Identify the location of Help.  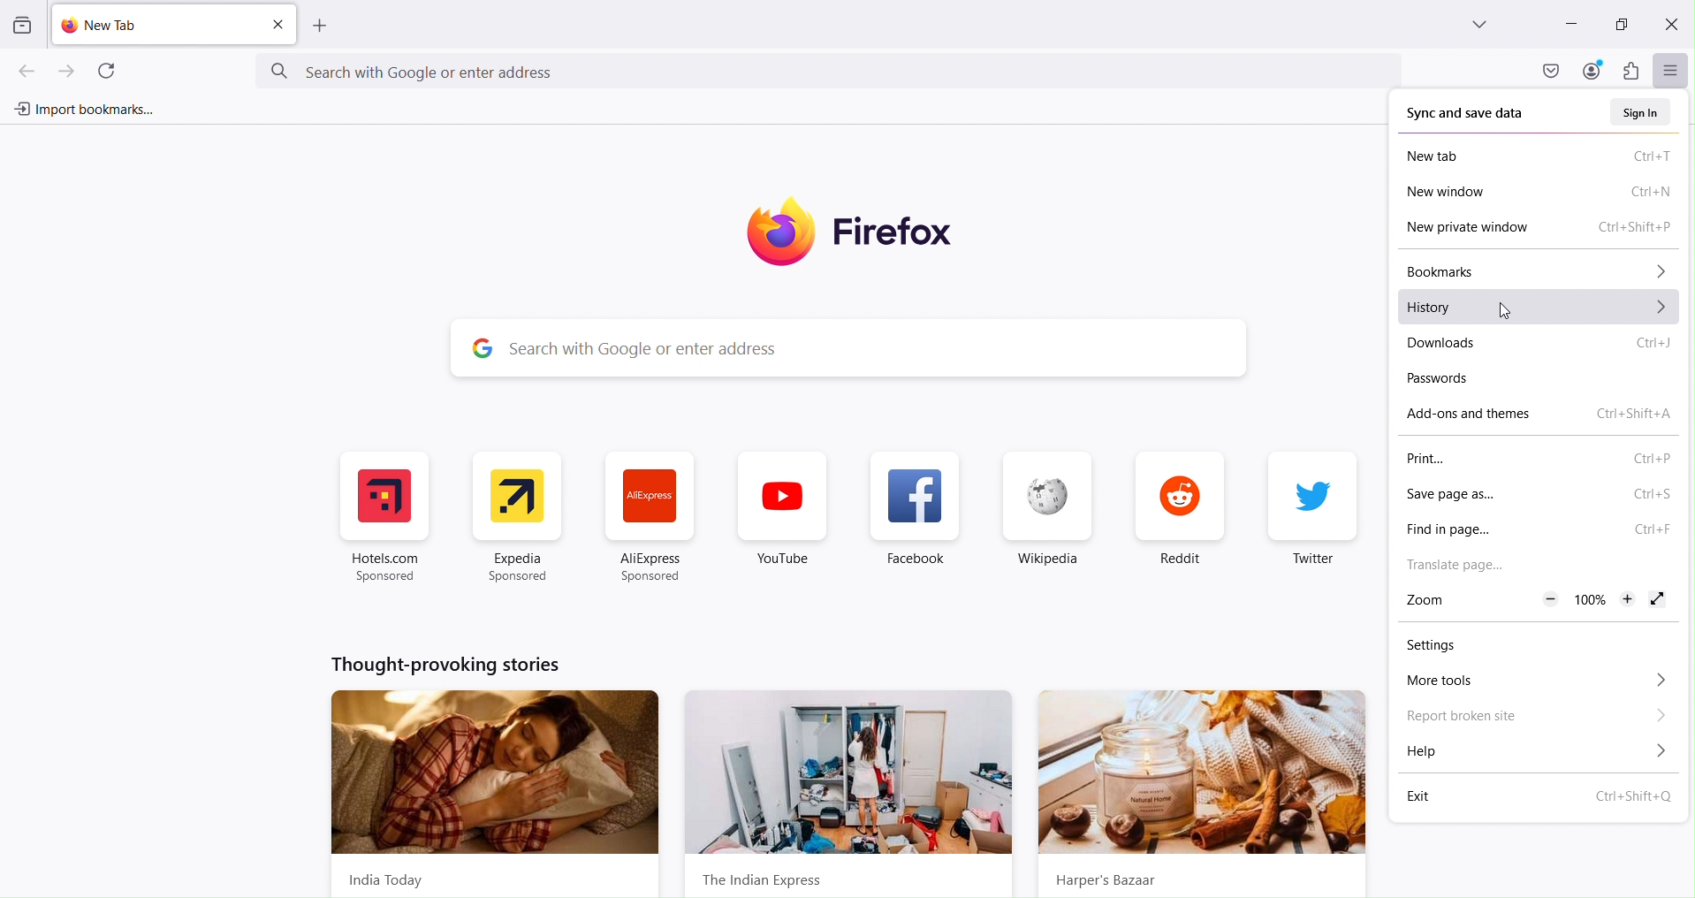
(1536, 752).